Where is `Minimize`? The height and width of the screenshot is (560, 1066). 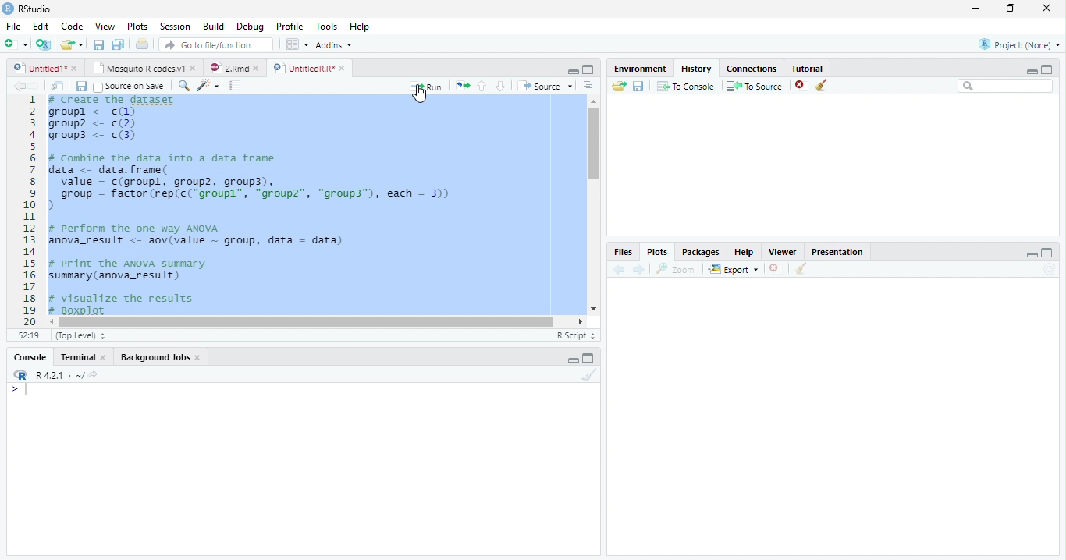
Minimize is located at coordinates (976, 9).